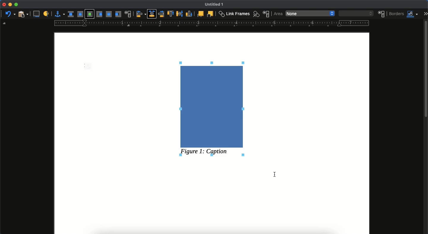 This screenshot has width=428, height=234. I want to click on unlink frames, so click(255, 14).